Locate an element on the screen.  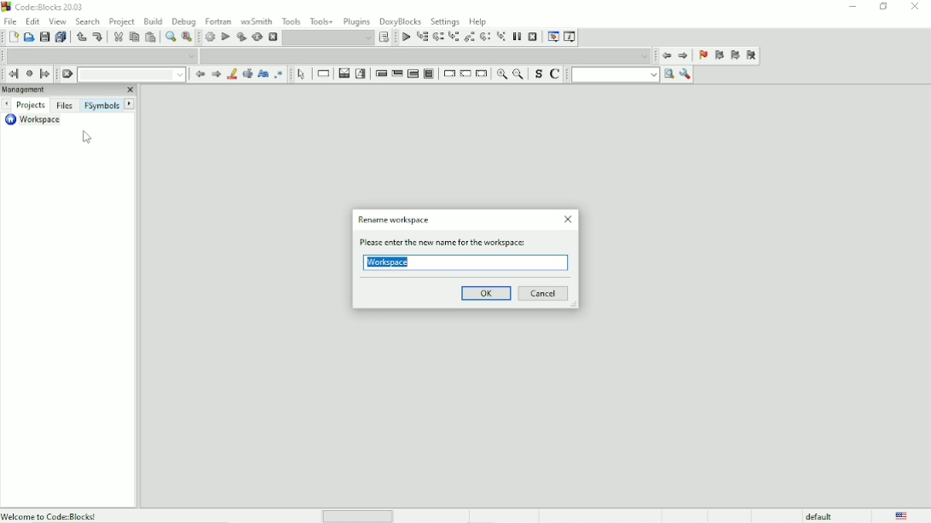
Toggle bookmark is located at coordinates (702, 56).